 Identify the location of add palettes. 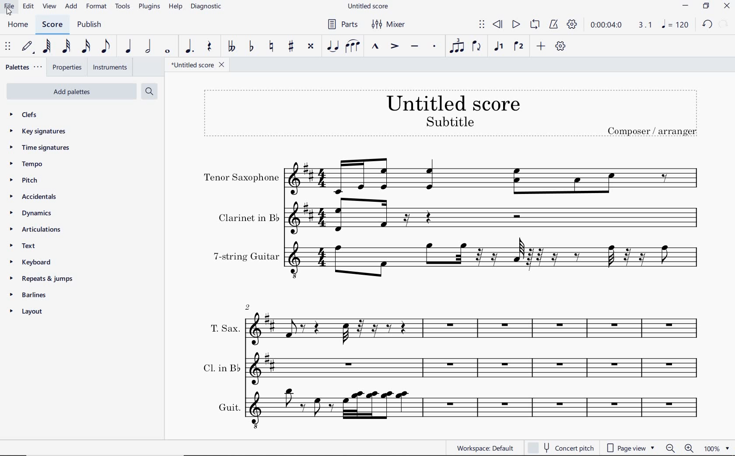
(70, 91).